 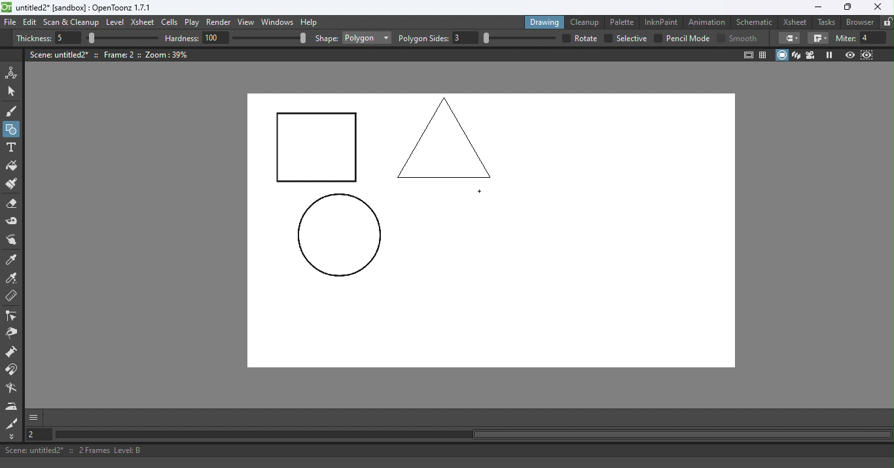 I want to click on Pencil mode, so click(x=687, y=39).